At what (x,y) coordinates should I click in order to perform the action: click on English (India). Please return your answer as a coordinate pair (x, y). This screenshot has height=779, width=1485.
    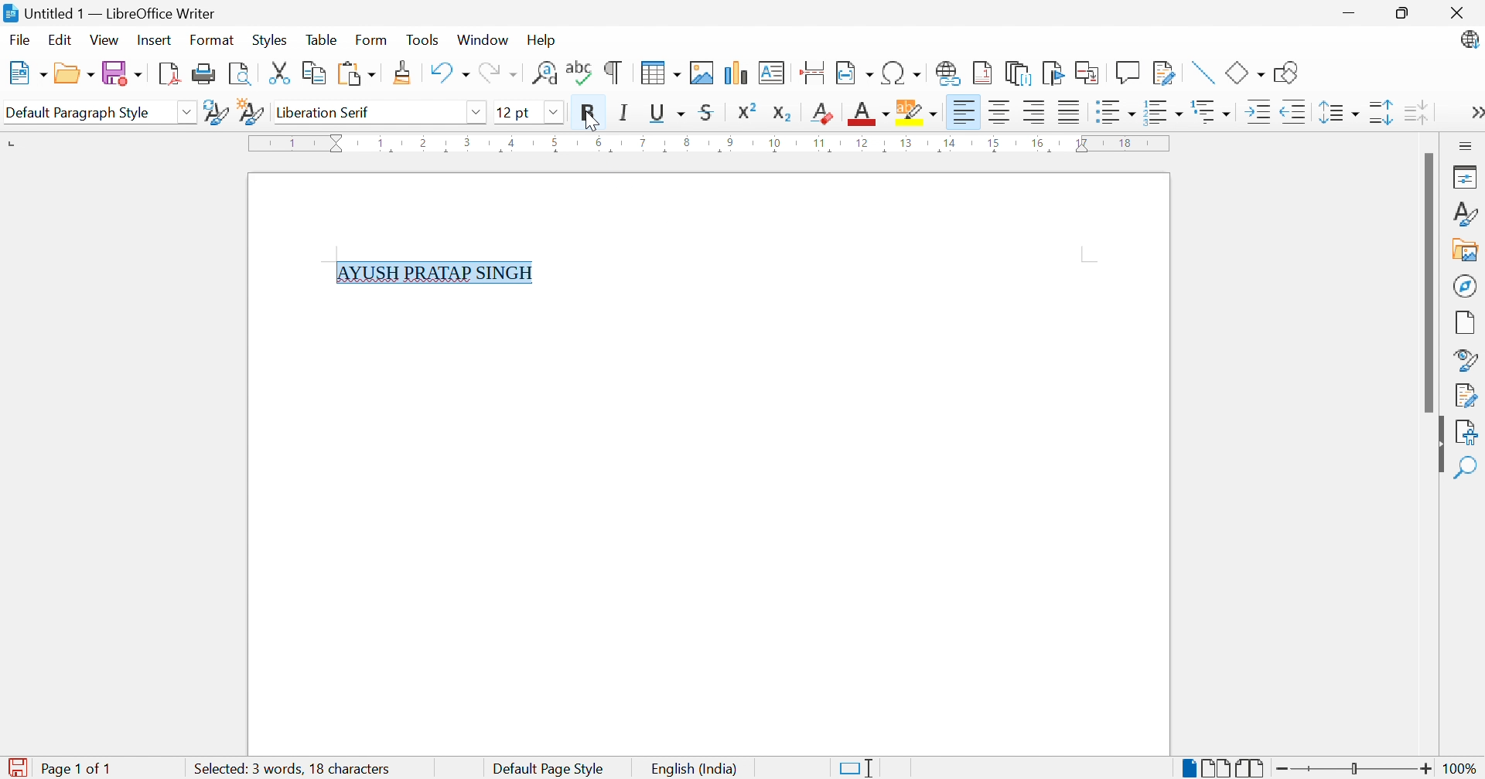
    Looking at the image, I should click on (698, 768).